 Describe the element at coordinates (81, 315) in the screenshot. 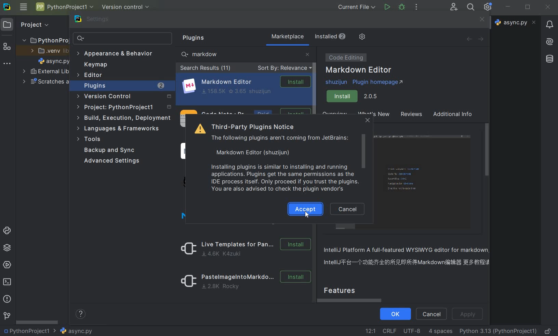

I see `help` at that location.